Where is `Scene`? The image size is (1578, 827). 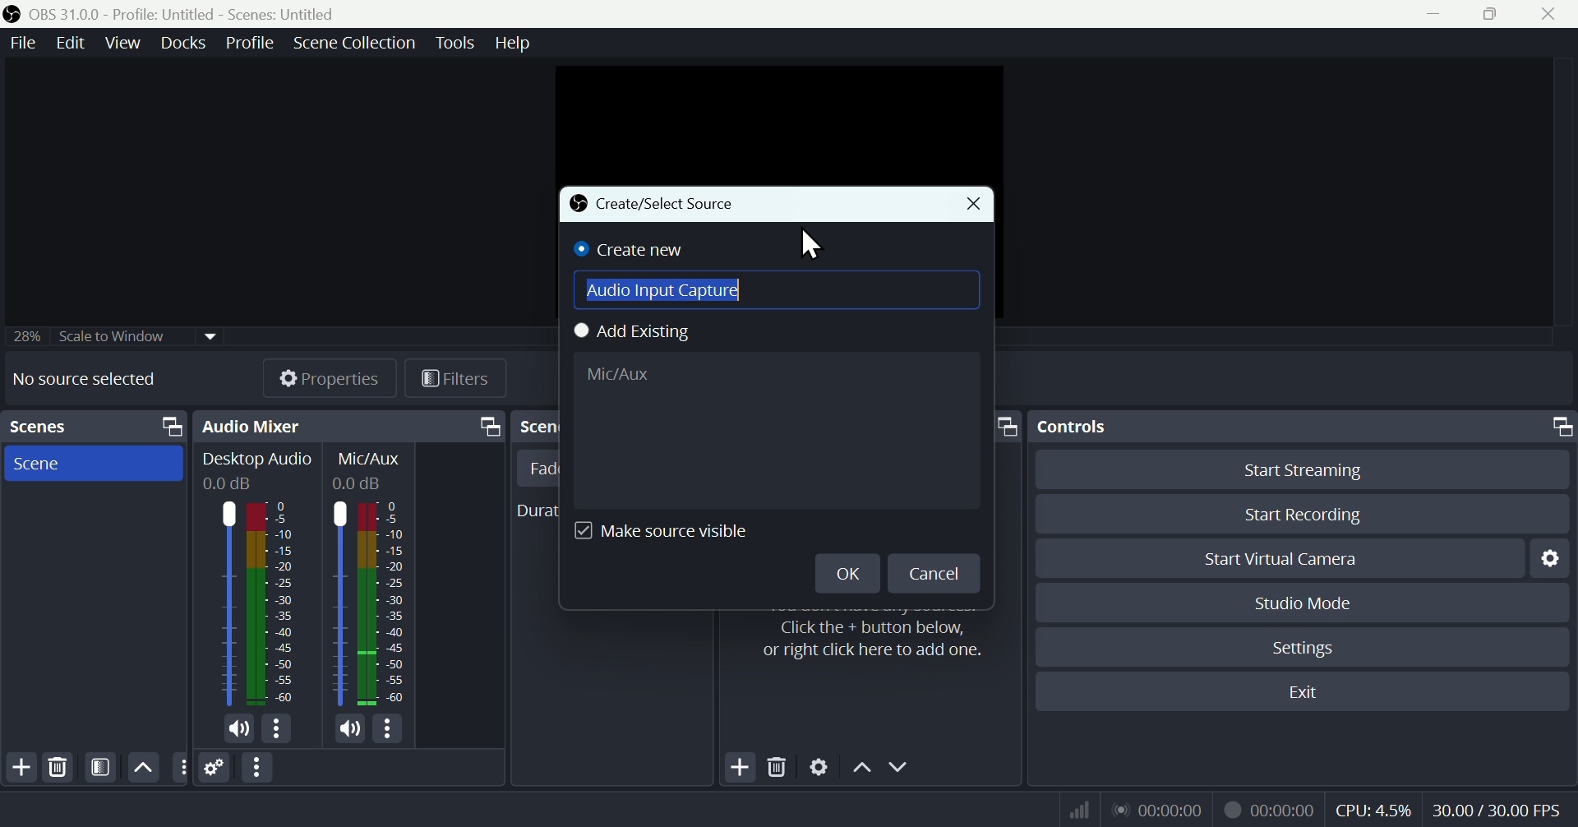
Scene is located at coordinates (90, 462).